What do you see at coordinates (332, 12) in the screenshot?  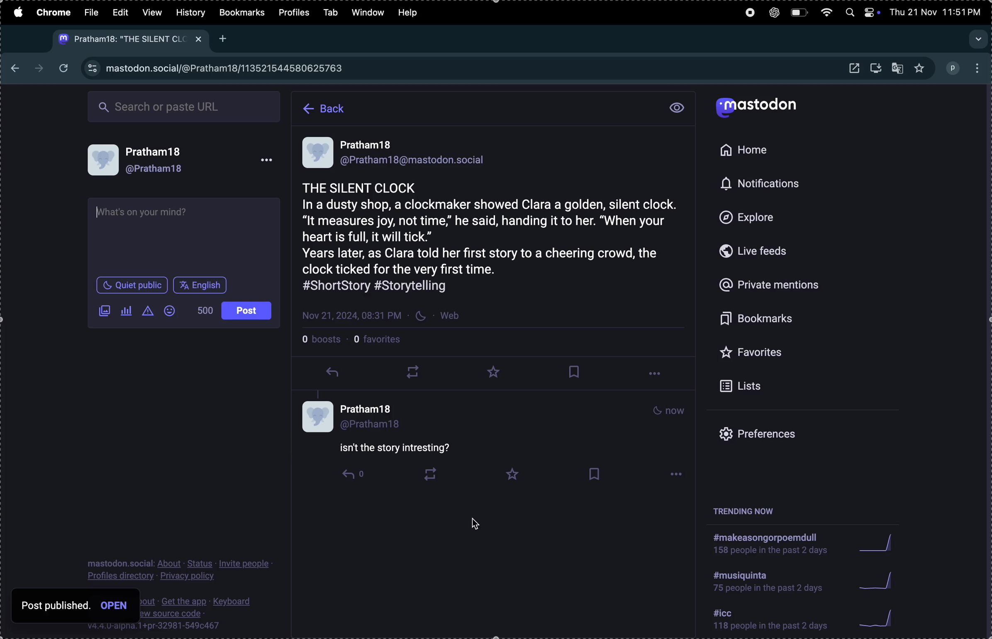 I see `tab` at bounding box center [332, 12].